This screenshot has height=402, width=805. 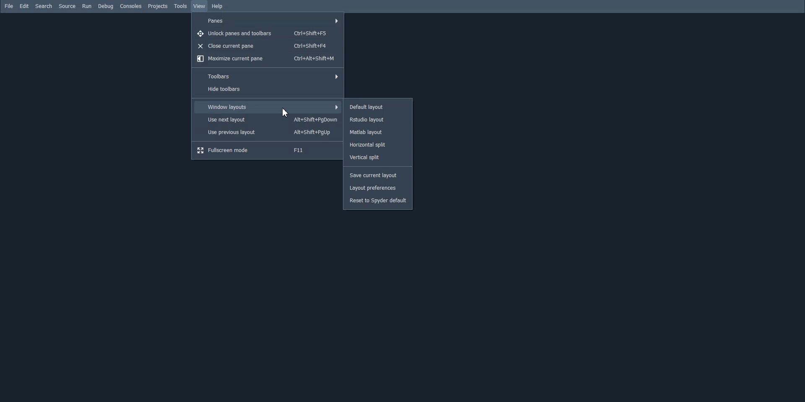 What do you see at coordinates (378, 157) in the screenshot?
I see `Vertical split` at bounding box center [378, 157].